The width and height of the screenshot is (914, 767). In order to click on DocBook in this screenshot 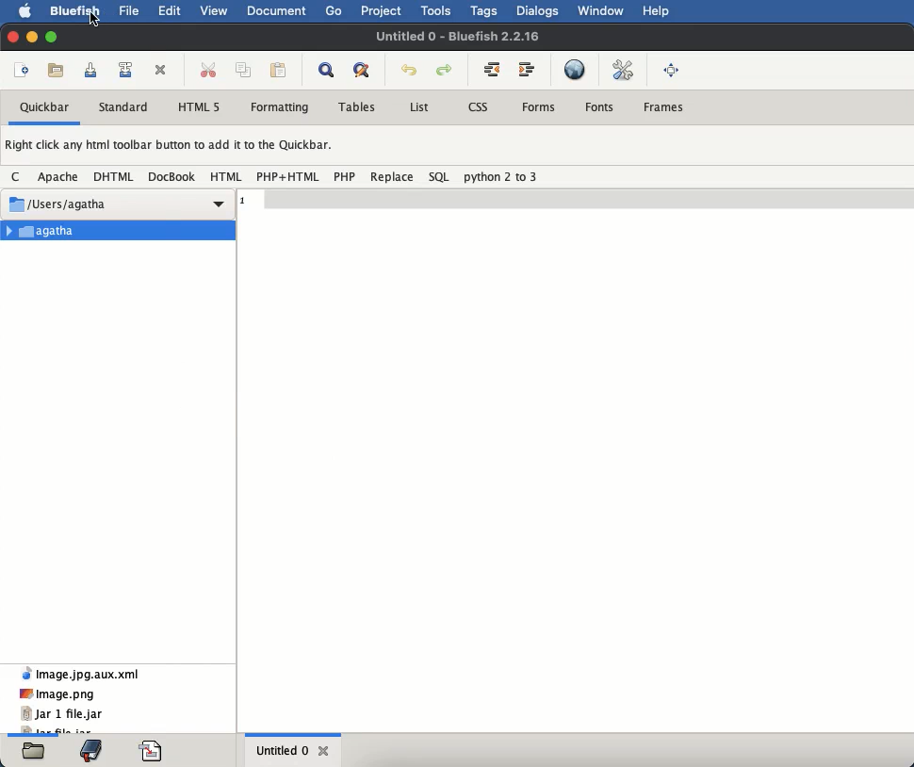, I will do `click(171, 177)`.